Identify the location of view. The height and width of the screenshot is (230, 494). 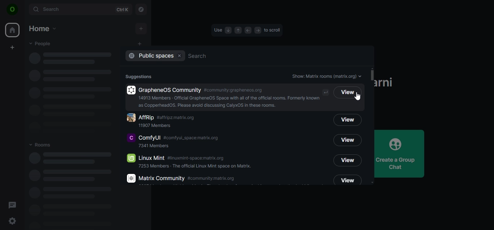
(349, 141).